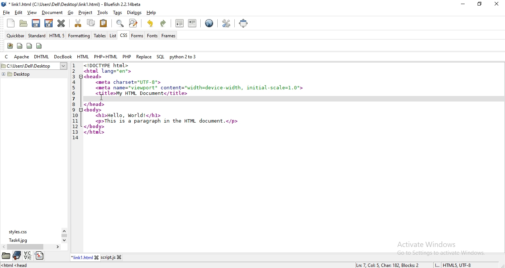  What do you see at coordinates (74, 110) in the screenshot?
I see `9` at bounding box center [74, 110].